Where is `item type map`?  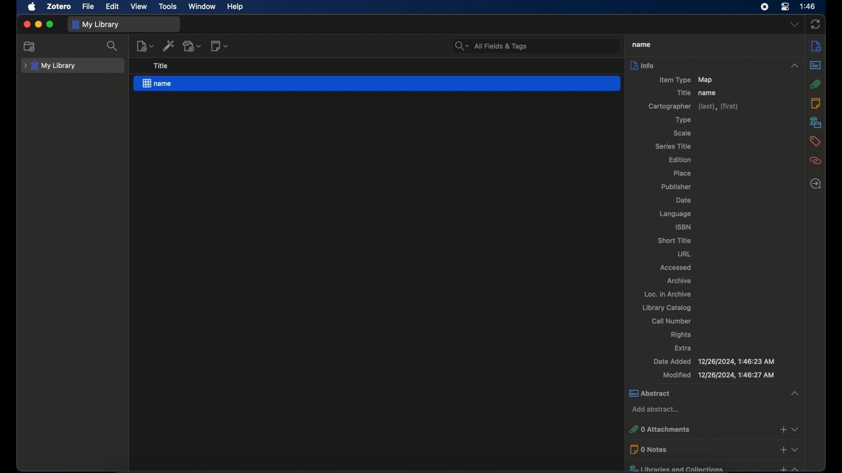 item type map is located at coordinates (686, 80).